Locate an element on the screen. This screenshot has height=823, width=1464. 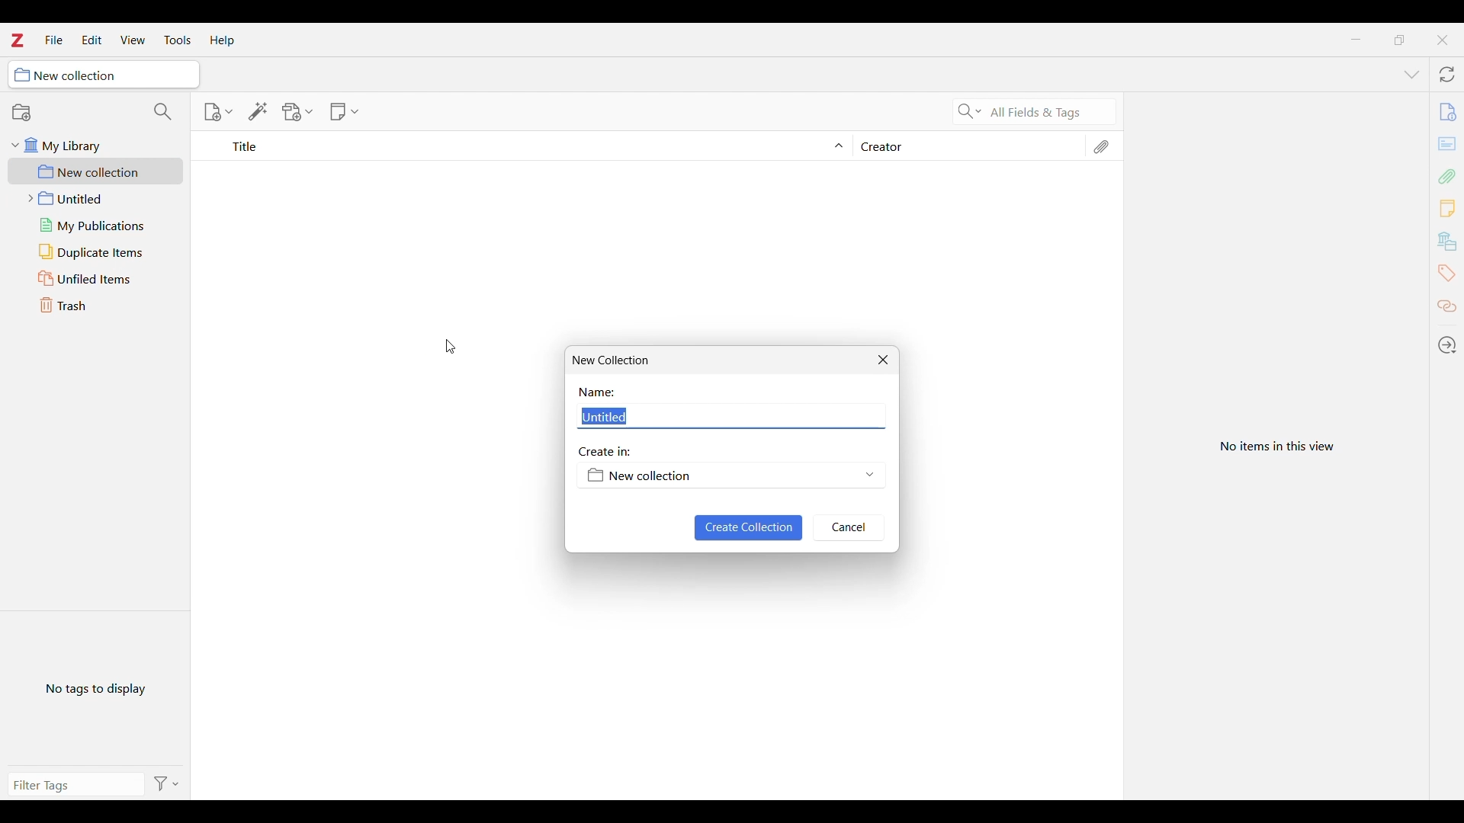
List all tabs is located at coordinates (1412, 75).